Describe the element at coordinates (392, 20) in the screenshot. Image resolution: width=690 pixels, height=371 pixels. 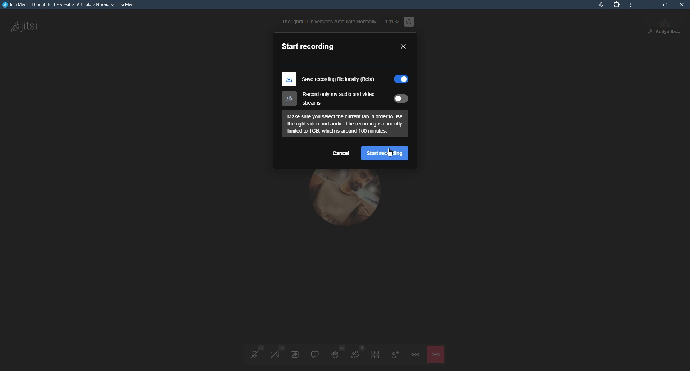
I see `1:11:28` at that location.